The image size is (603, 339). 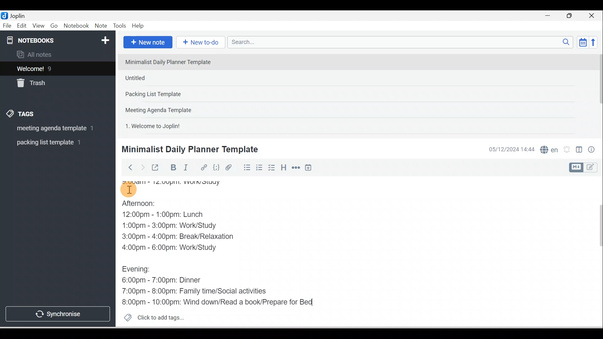 What do you see at coordinates (167, 109) in the screenshot?
I see `Note 4` at bounding box center [167, 109].